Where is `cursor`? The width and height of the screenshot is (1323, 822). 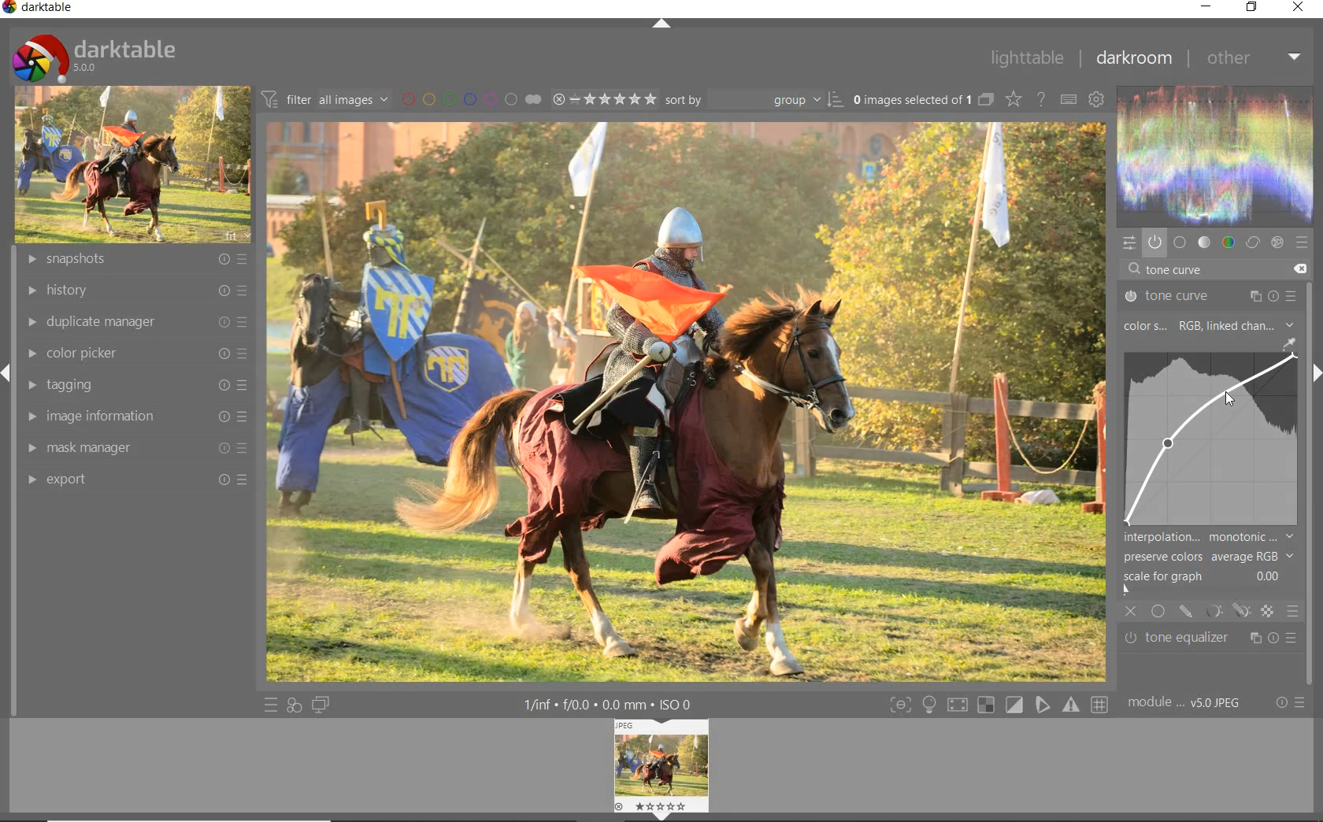
cursor is located at coordinates (1229, 400).